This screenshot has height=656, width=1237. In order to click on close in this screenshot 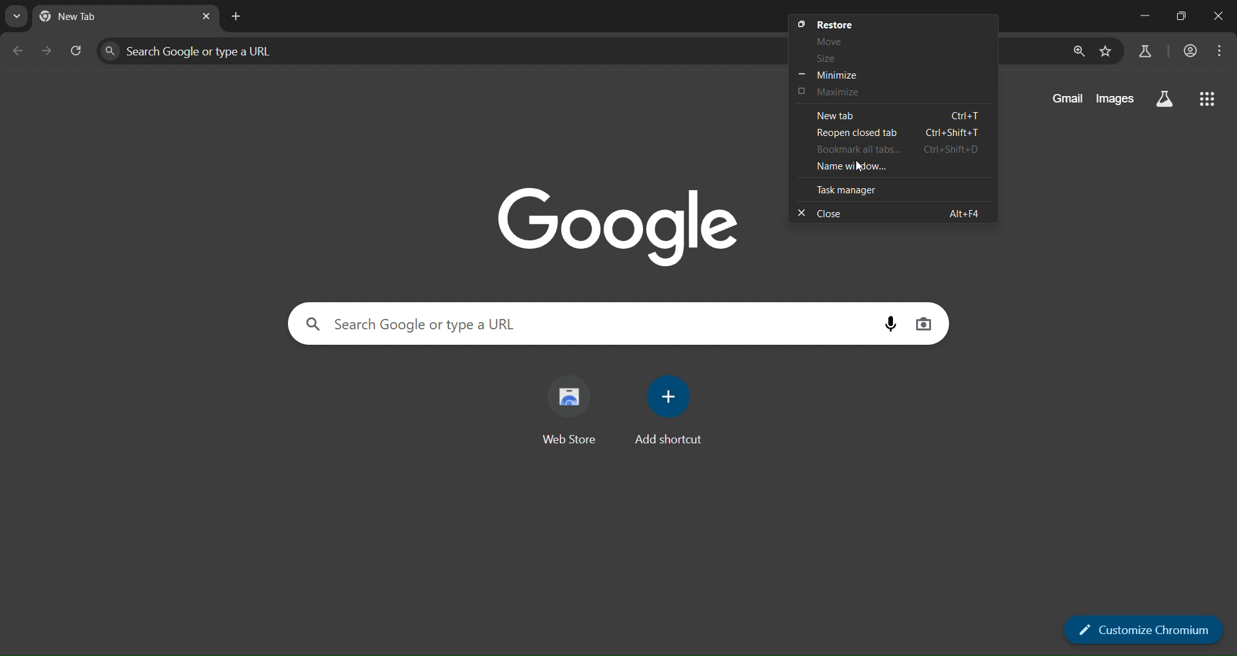, I will do `click(1220, 15)`.